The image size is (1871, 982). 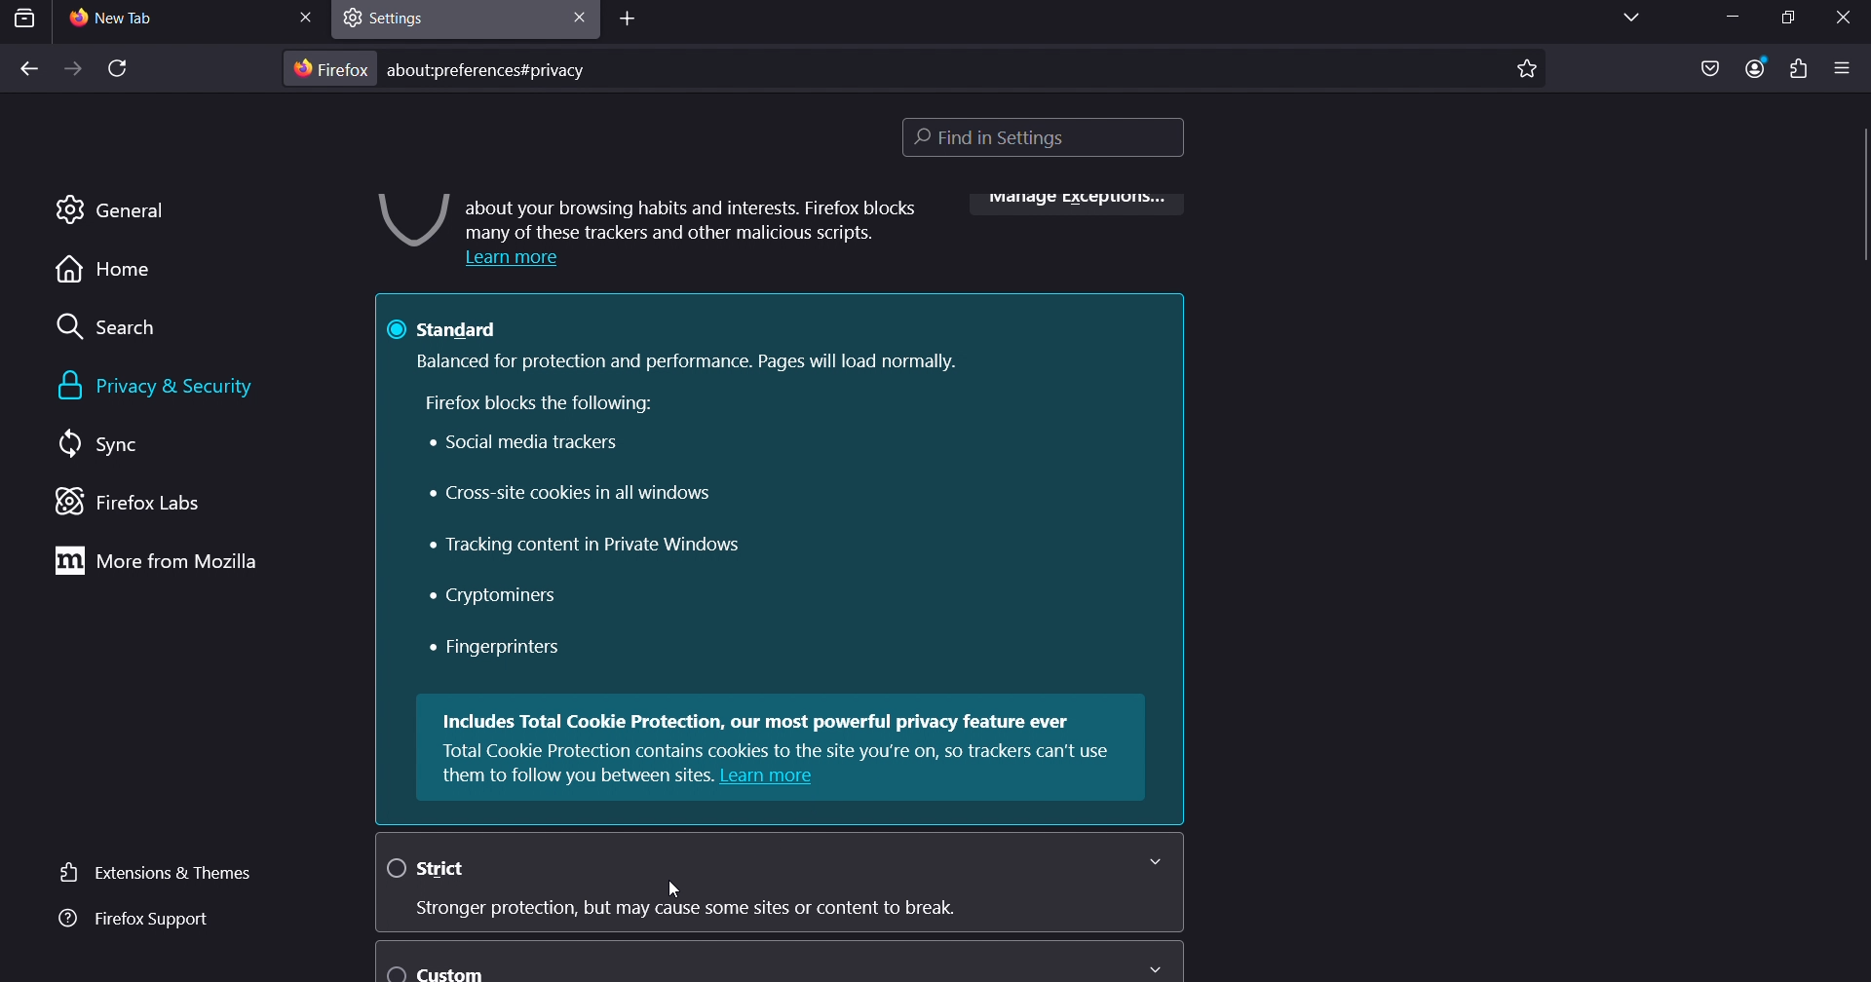 I want to click on restore down, so click(x=1779, y=18).